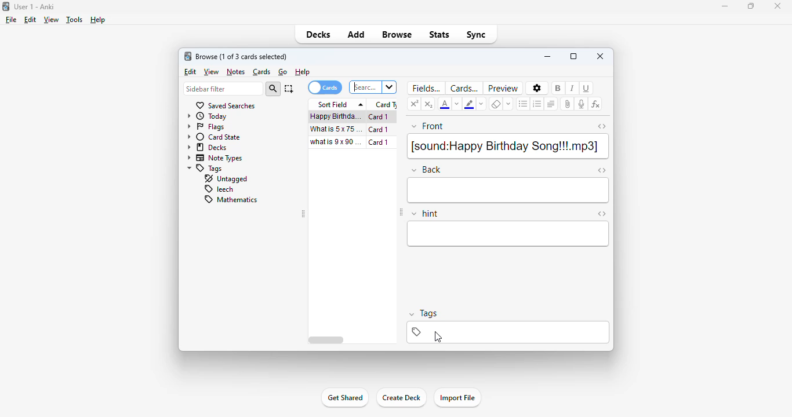  I want to click on hint, so click(425, 214).